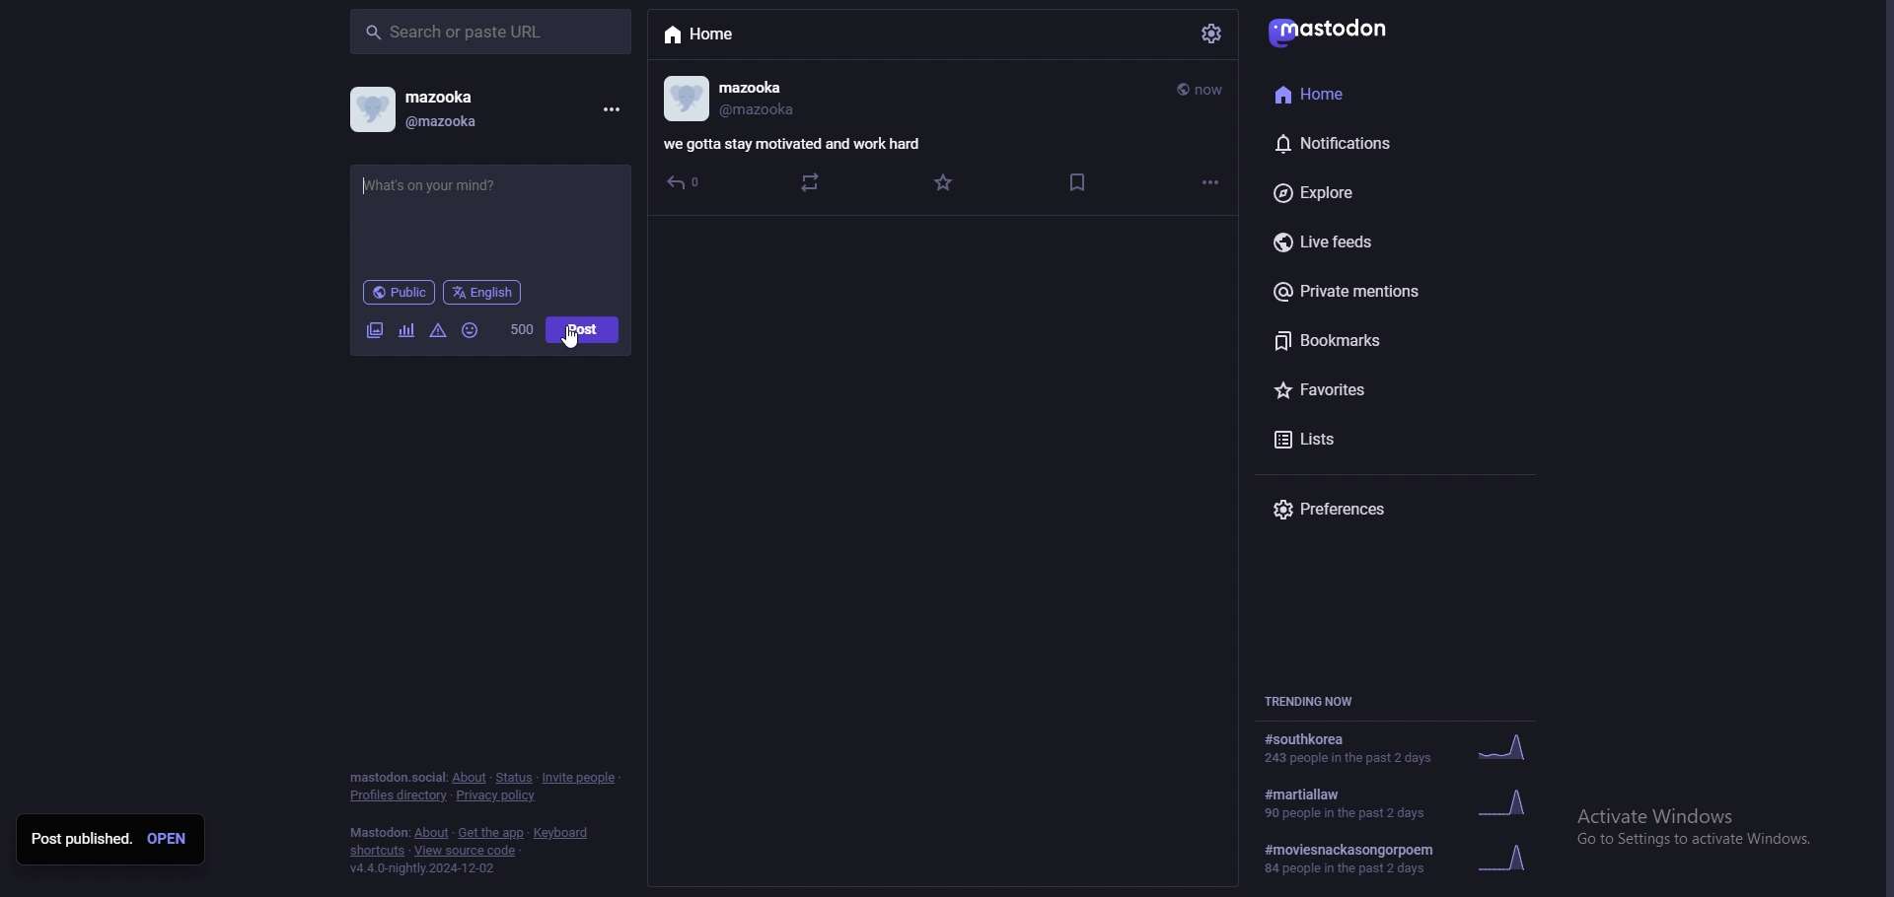  What do you see at coordinates (1080, 182) in the screenshot?
I see `save` at bounding box center [1080, 182].